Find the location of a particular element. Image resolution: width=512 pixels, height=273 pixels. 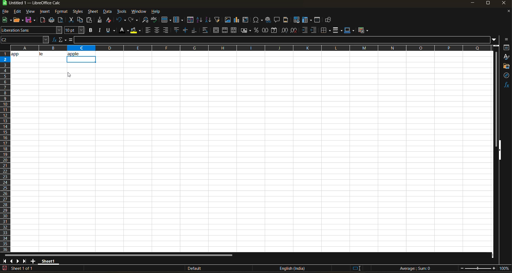

sheet name is located at coordinates (47, 260).